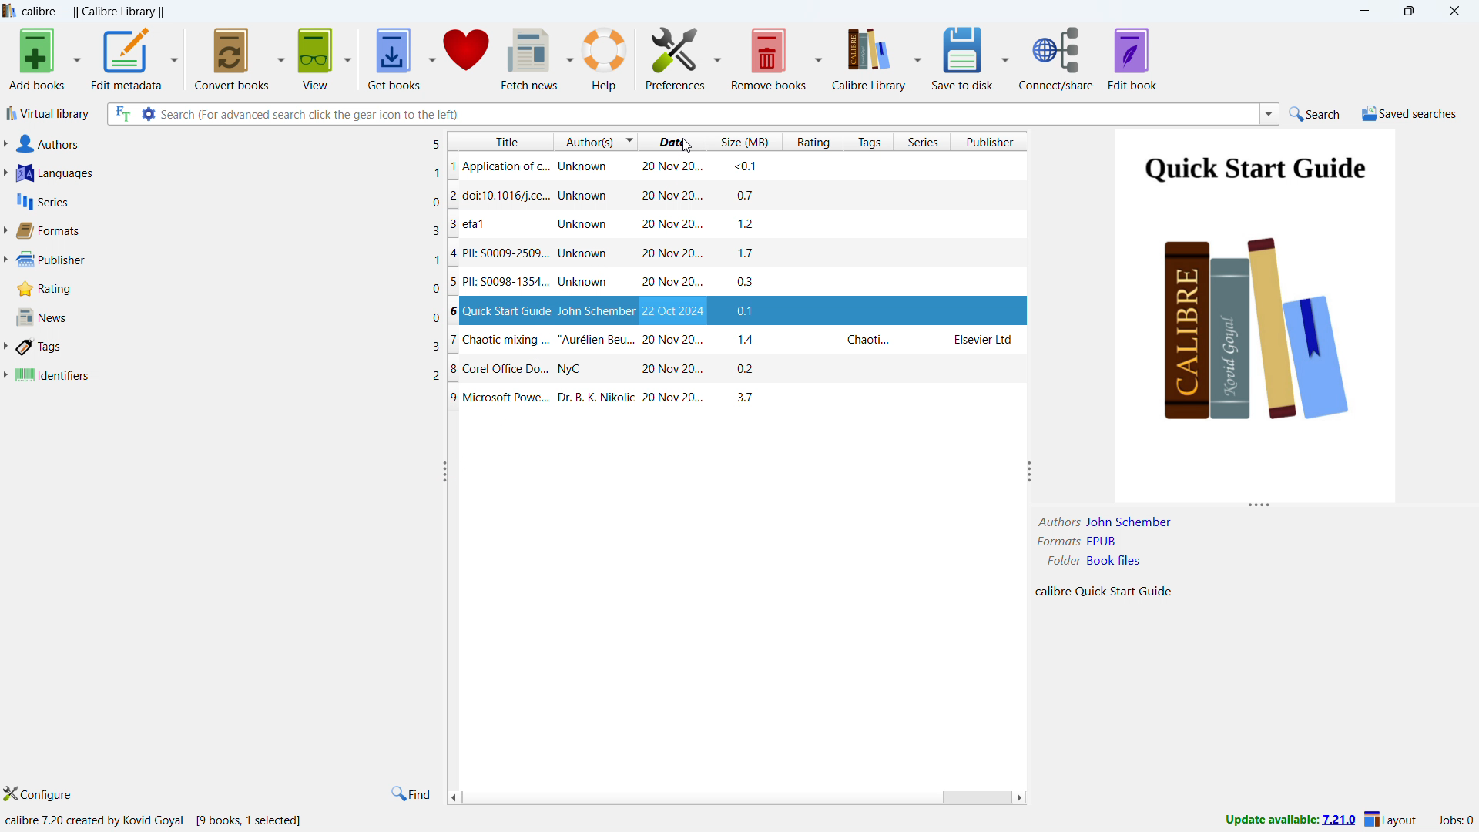 This screenshot has width=1479, height=832. Describe the element at coordinates (571, 370) in the screenshot. I see `NyC` at that location.